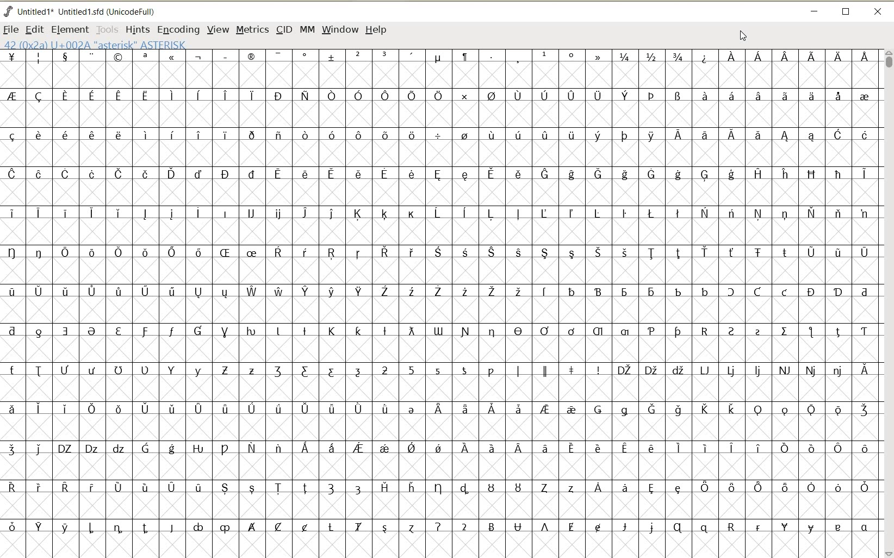 This screenshot has width=894, height=558. I want to click on FONT NAME, so click(84, 12).